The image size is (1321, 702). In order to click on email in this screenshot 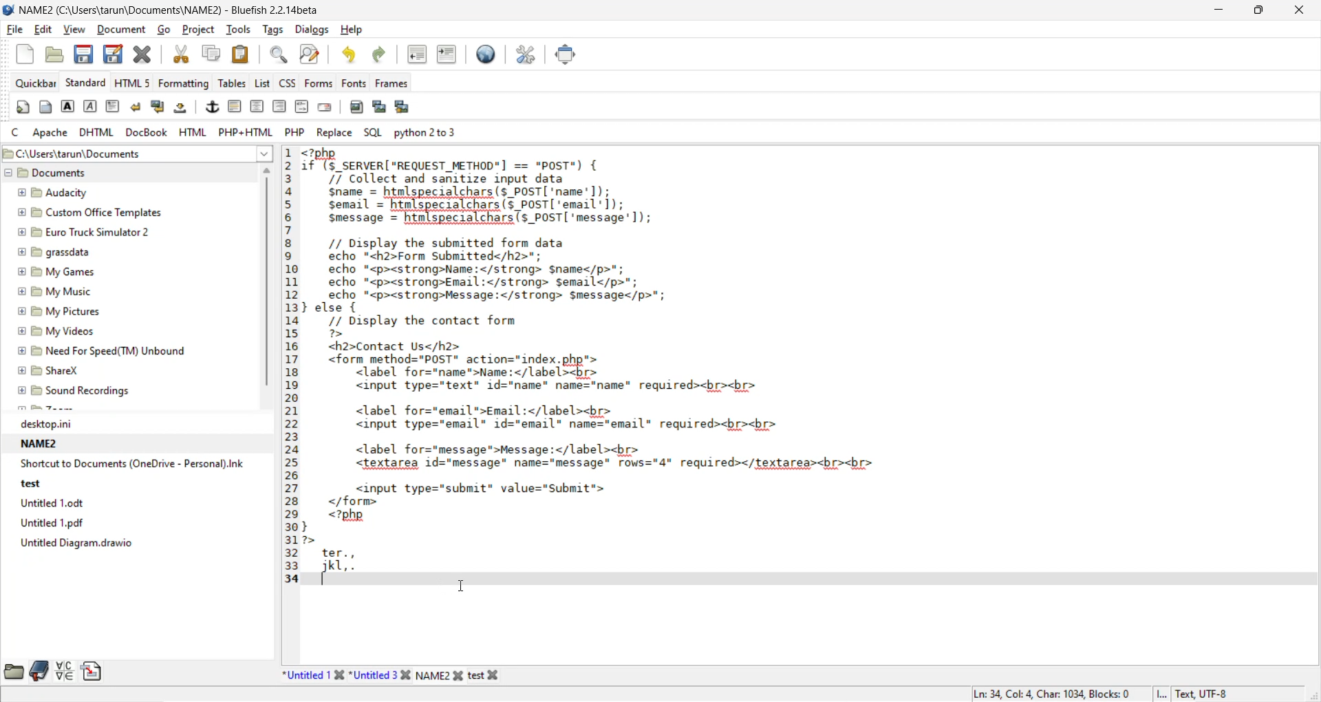, I will do `click(328, 108)`.